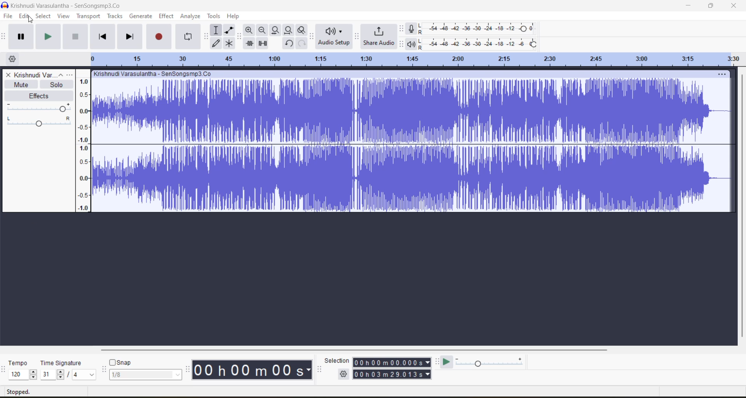 Image resolution: width=746 pixels, height=398 pixels. I want to click on fit selection to width, so click(275, 30).